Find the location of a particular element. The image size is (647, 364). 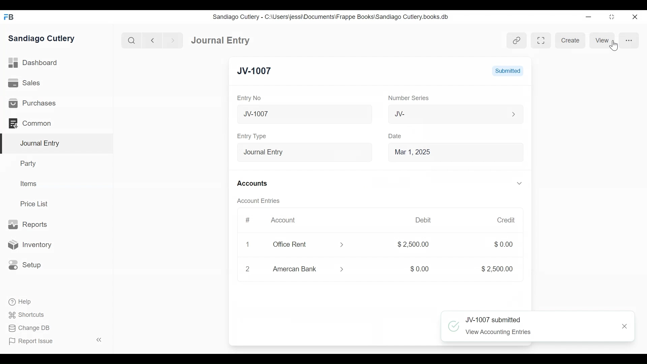

office rent is located at coordinates (306, 245).